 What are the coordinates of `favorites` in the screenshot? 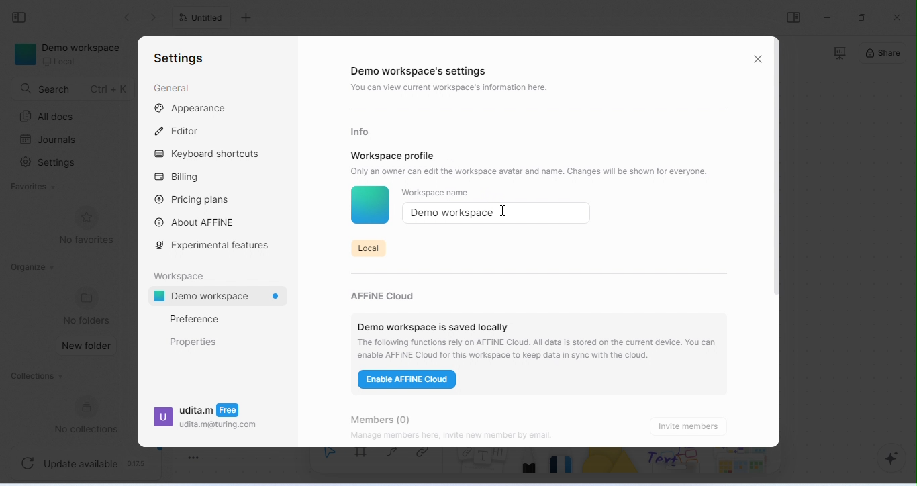 It's located at (36, 187).